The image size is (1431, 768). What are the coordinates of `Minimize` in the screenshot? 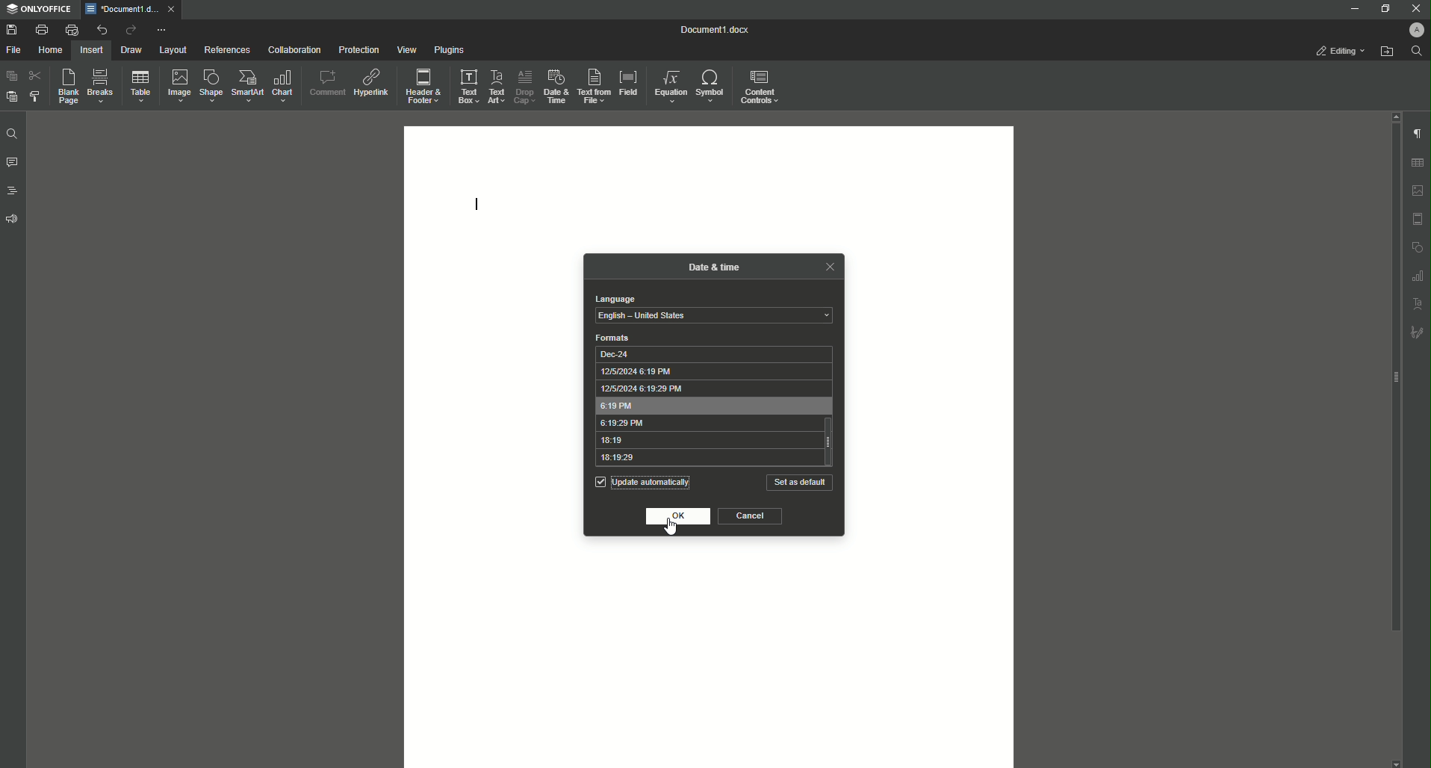 It's located at (1353, 8).